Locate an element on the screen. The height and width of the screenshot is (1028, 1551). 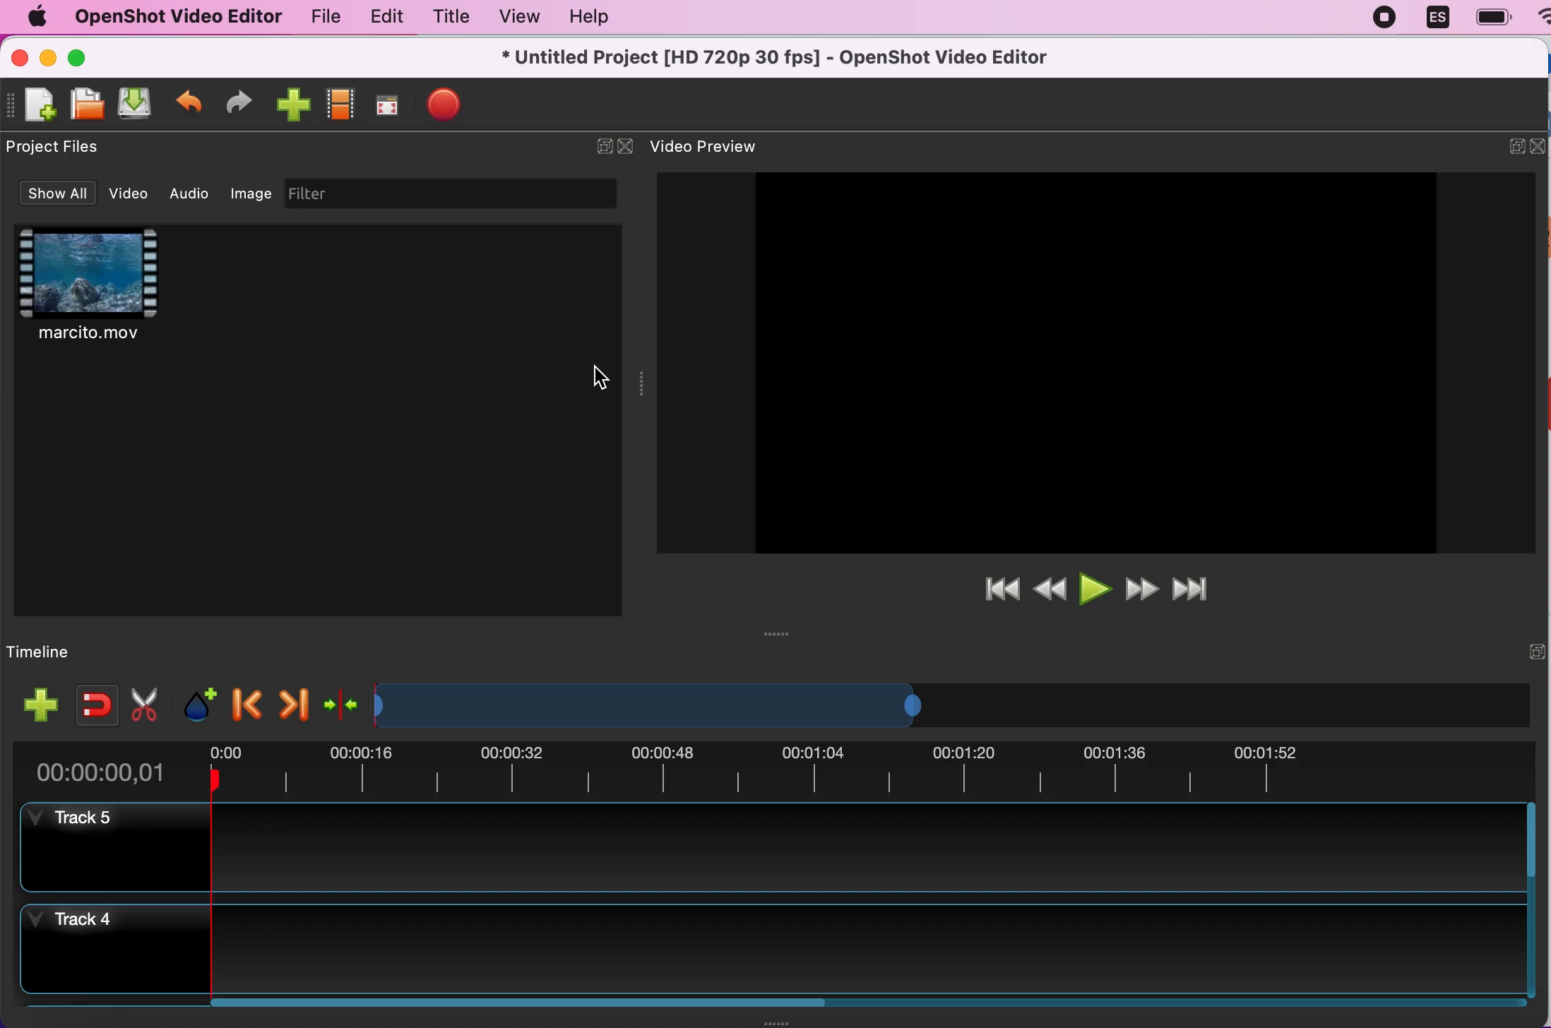
clip is located at coordinates (129, 298).